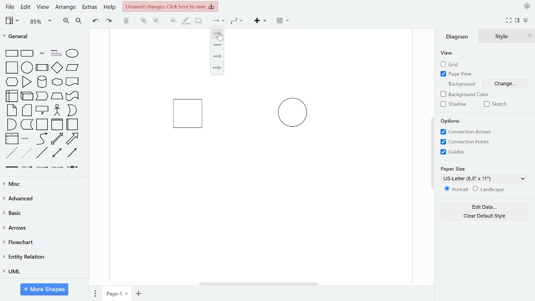 The width and height of the screenshot is (535, 301). Describe the element at coordinates (461, 84) in the screenshot. I see `background` at that location.